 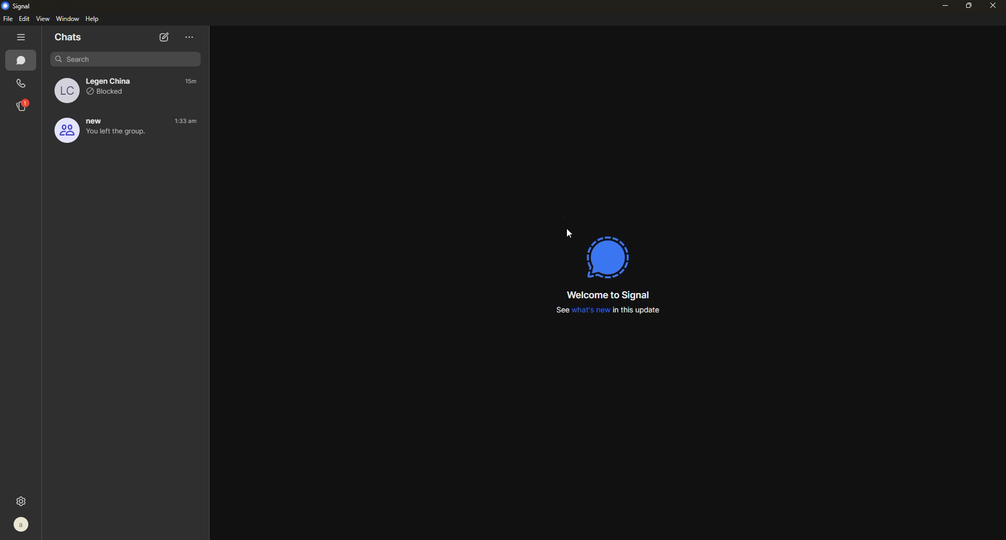 I want to click on stories, so click(x=23, y=105).